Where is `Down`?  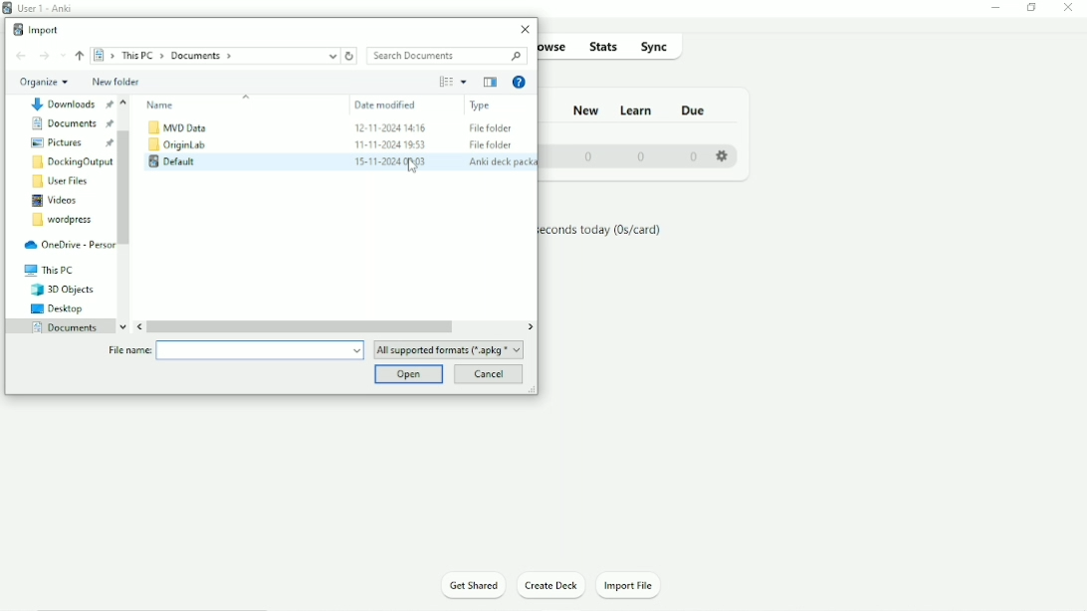
Down is located at coordinates (125, 324).